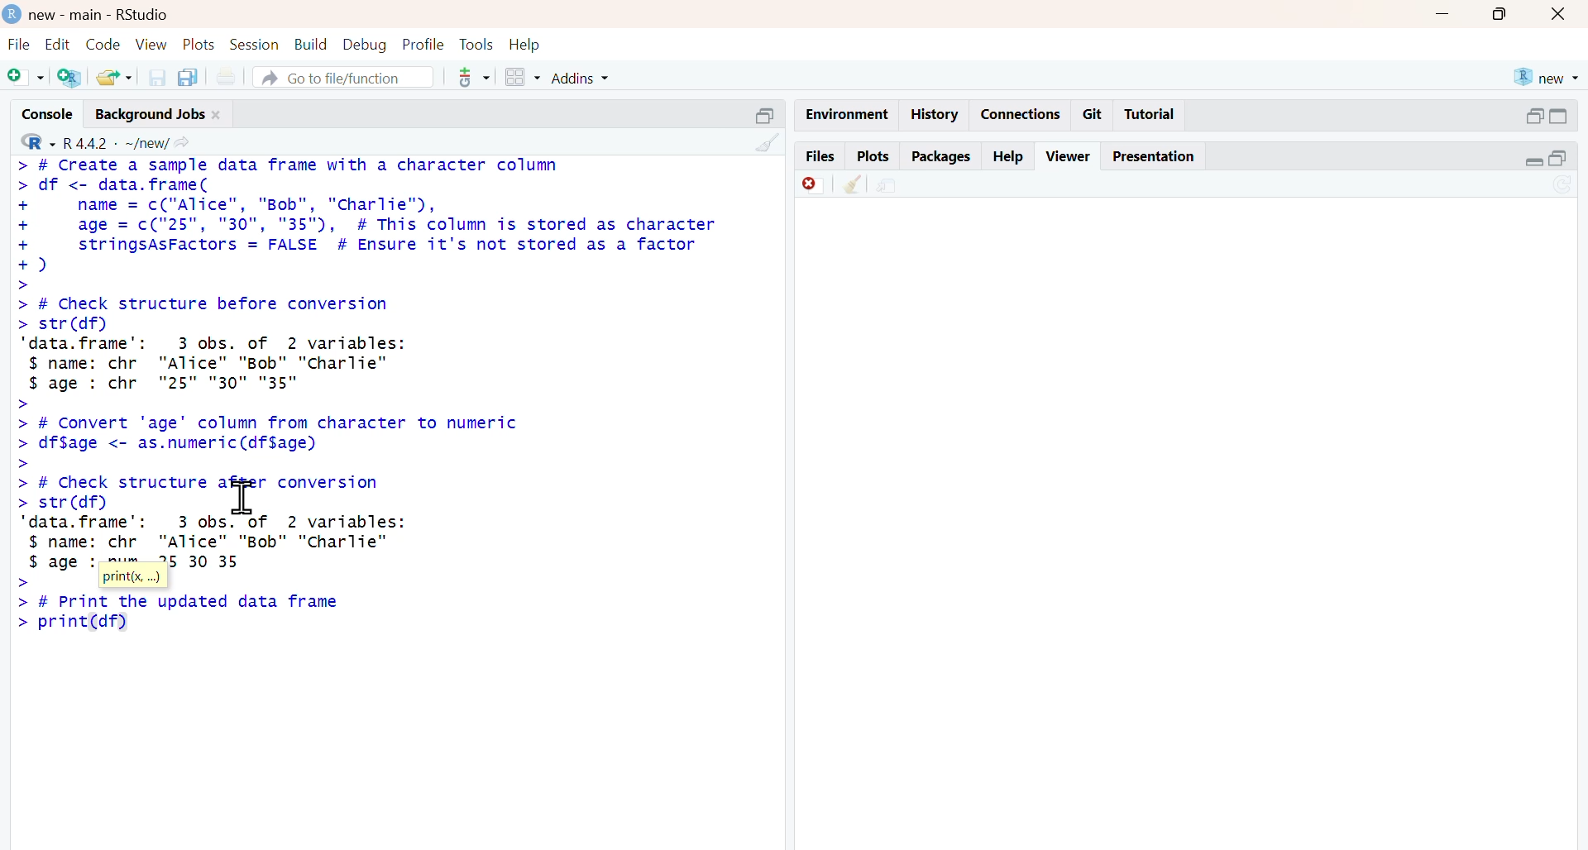  Describe the element at coordinates (48, 115) in the screenshot. I see `console` at that location.